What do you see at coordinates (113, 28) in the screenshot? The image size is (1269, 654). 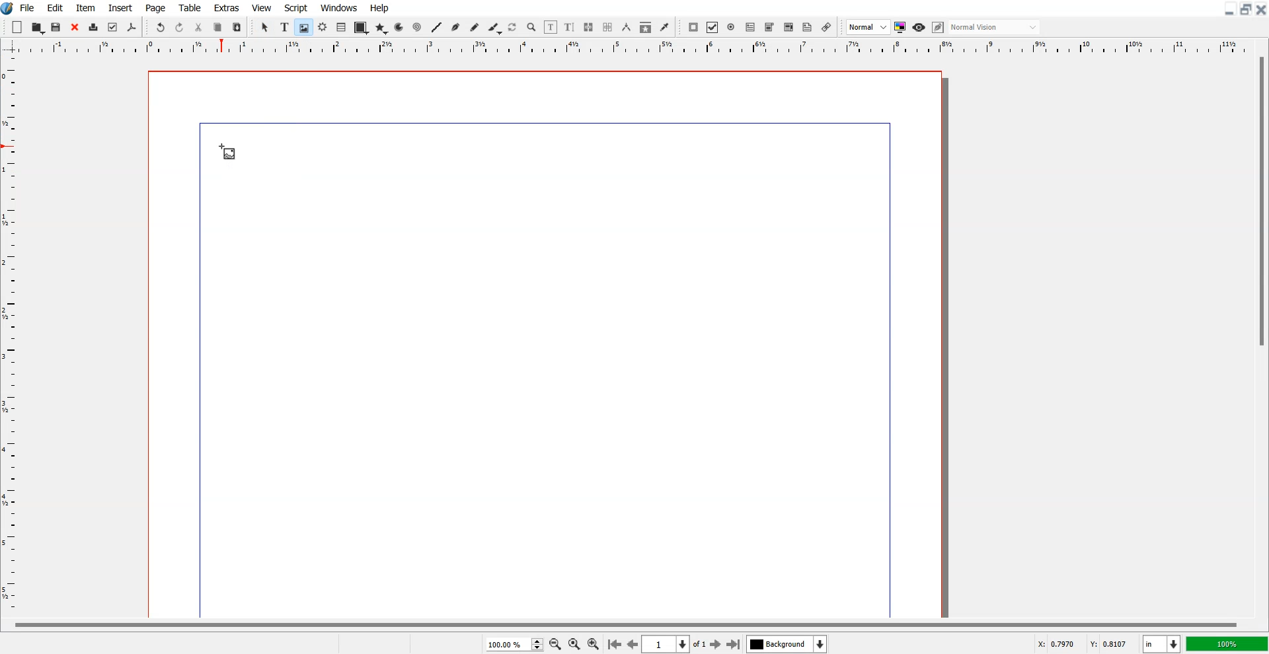 I see `Preflight verifier` at bounding box center [113, 28].